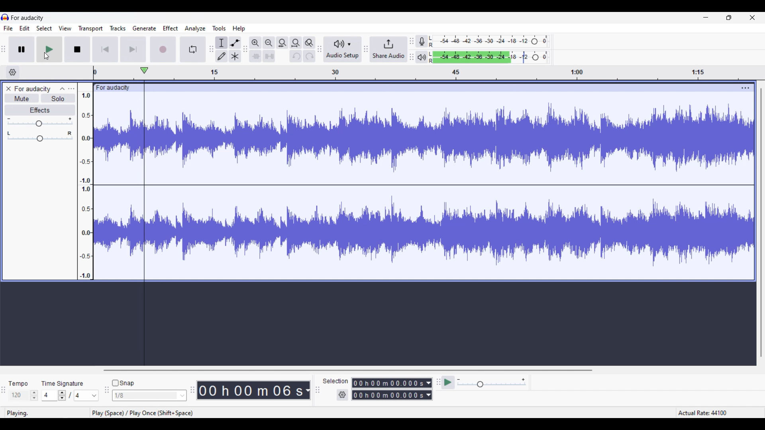 This screenshot has width=765, height=430. I want to click on Selection tool, so click(222, 43).